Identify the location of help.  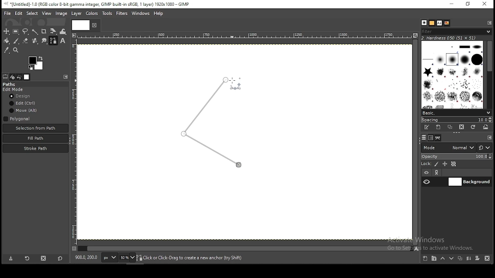
(159, 13).